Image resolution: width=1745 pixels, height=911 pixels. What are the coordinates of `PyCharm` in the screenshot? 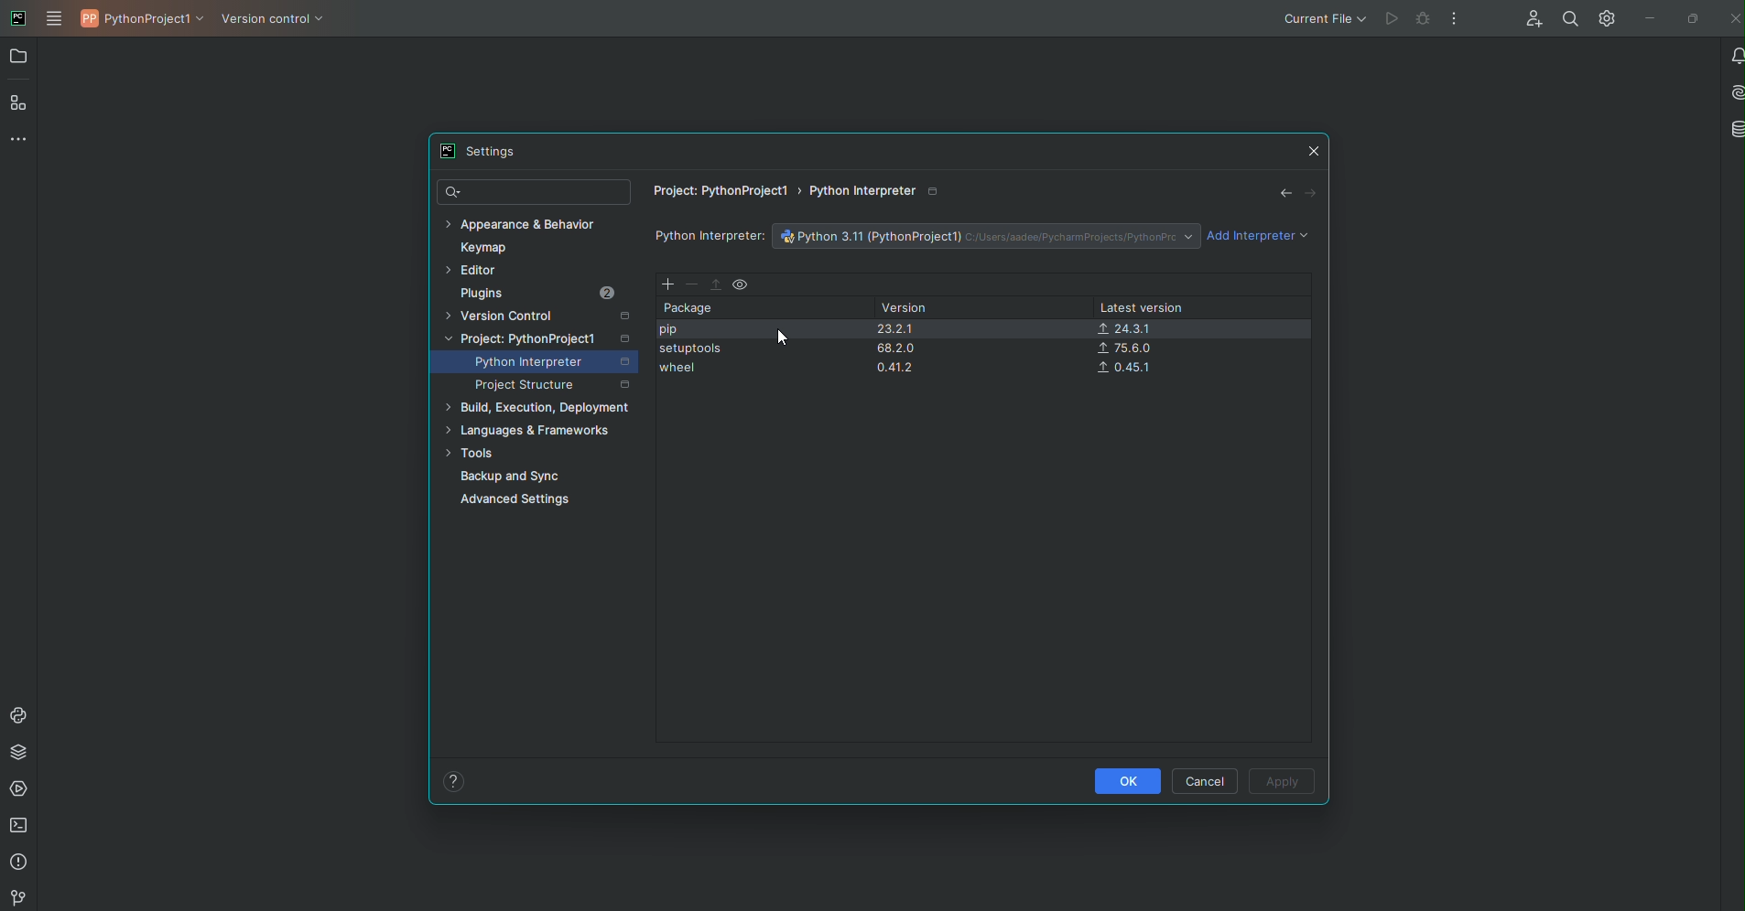 It's located at (17, 17).